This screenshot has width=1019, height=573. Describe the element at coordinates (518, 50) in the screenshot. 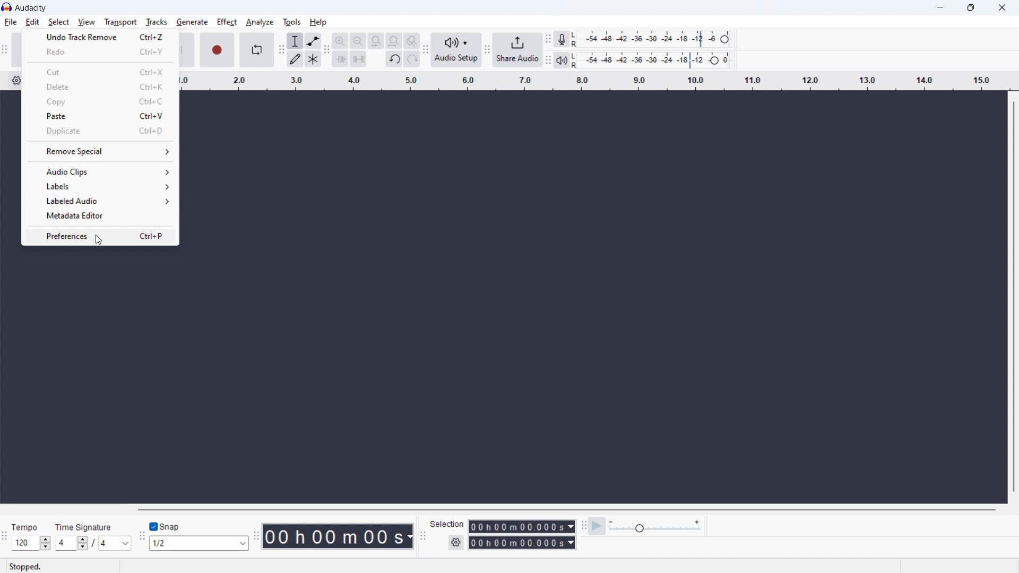

I see `share audio` at that location.